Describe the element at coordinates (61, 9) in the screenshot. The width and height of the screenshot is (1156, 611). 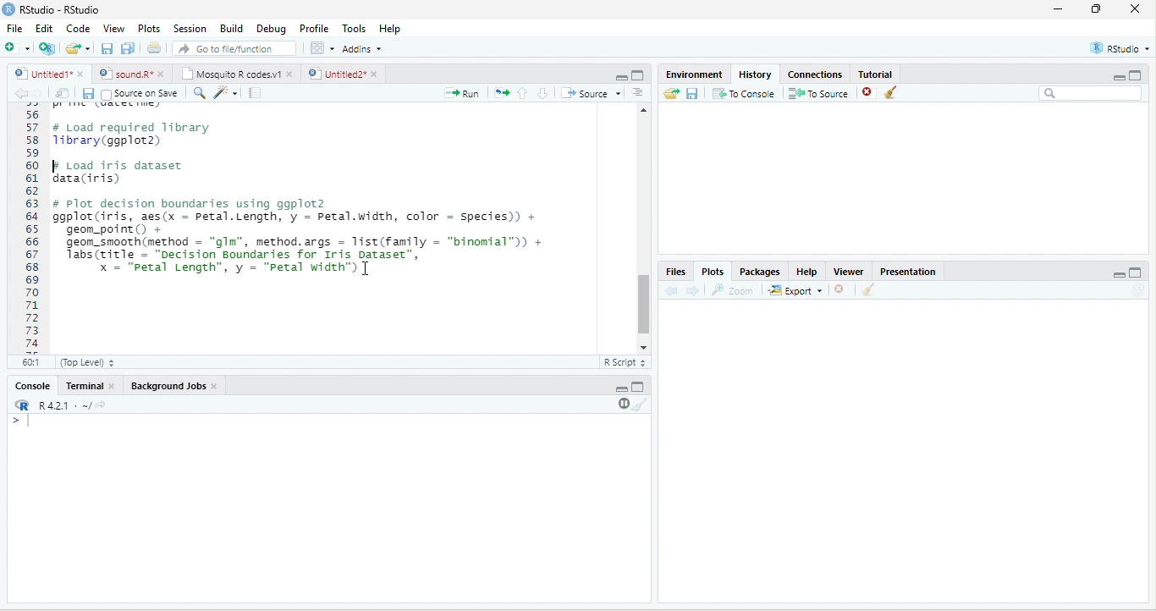
I see `RStudio-RStudio` at that location.